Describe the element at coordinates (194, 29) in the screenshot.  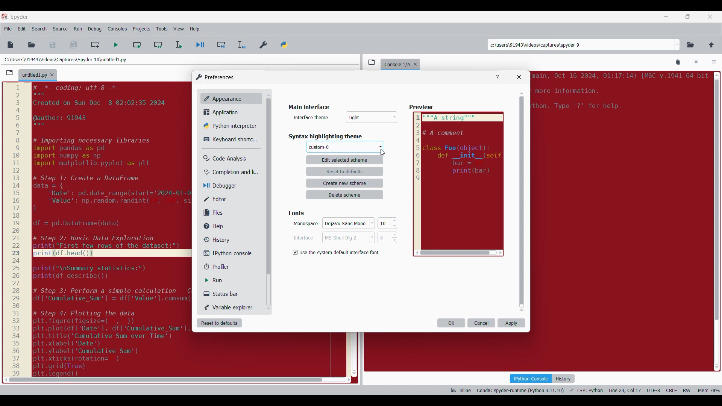
I see `Help menu` at that location.